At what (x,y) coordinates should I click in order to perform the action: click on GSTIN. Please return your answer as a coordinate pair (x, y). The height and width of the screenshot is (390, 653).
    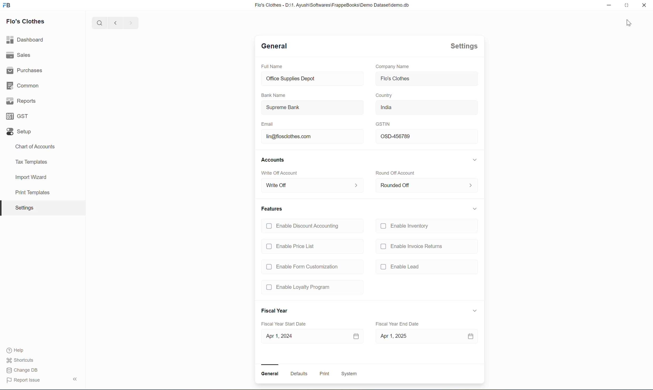
    Looking at the image, I should click on (383, 124).